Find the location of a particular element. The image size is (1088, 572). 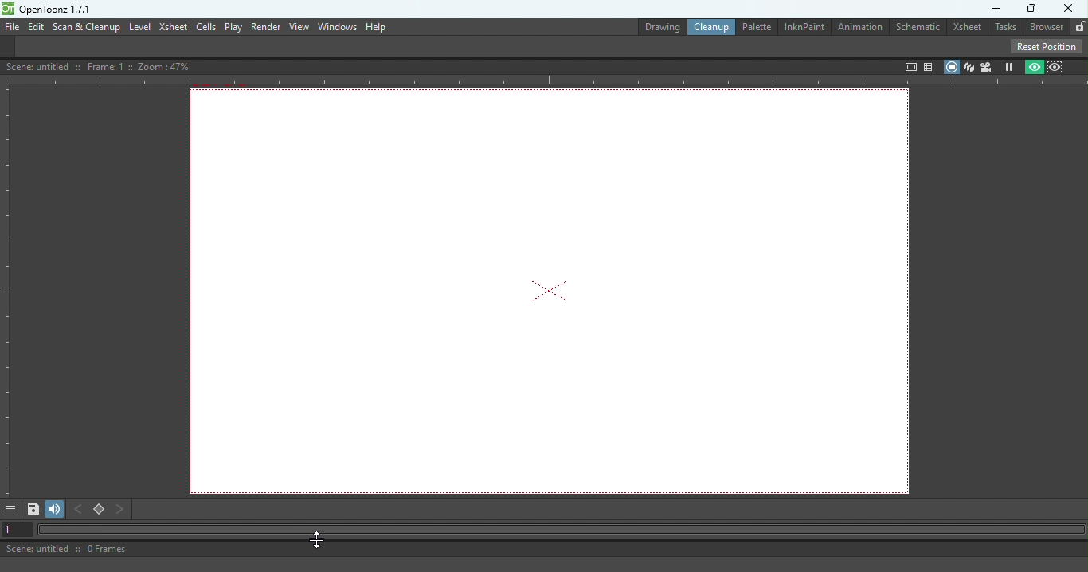

Horizontal ruler is located at coordinates (544, 81).